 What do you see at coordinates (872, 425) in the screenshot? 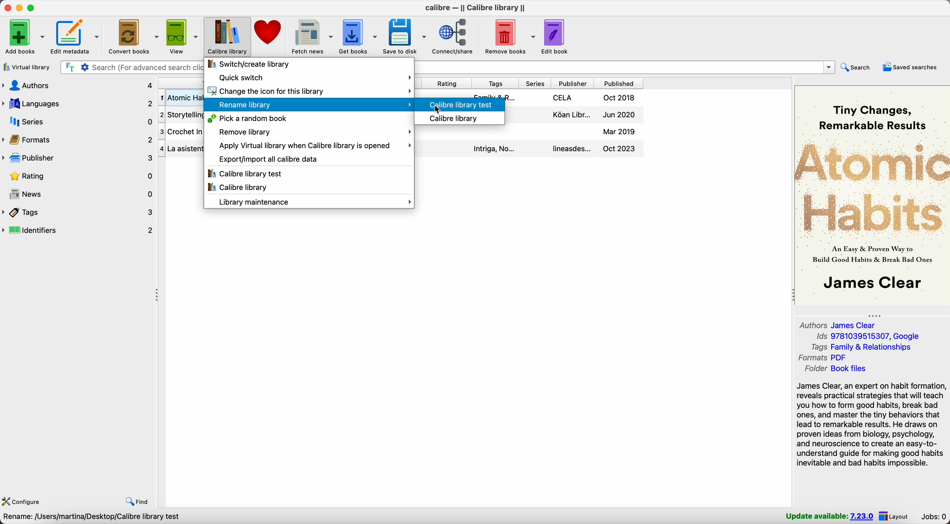
I see `James Clear, an expert on habit formation, reveals practical strategies that will teach you how to form good habits, break bad ones, and master the tiny behaviors...` at bounding box center [872, 425].